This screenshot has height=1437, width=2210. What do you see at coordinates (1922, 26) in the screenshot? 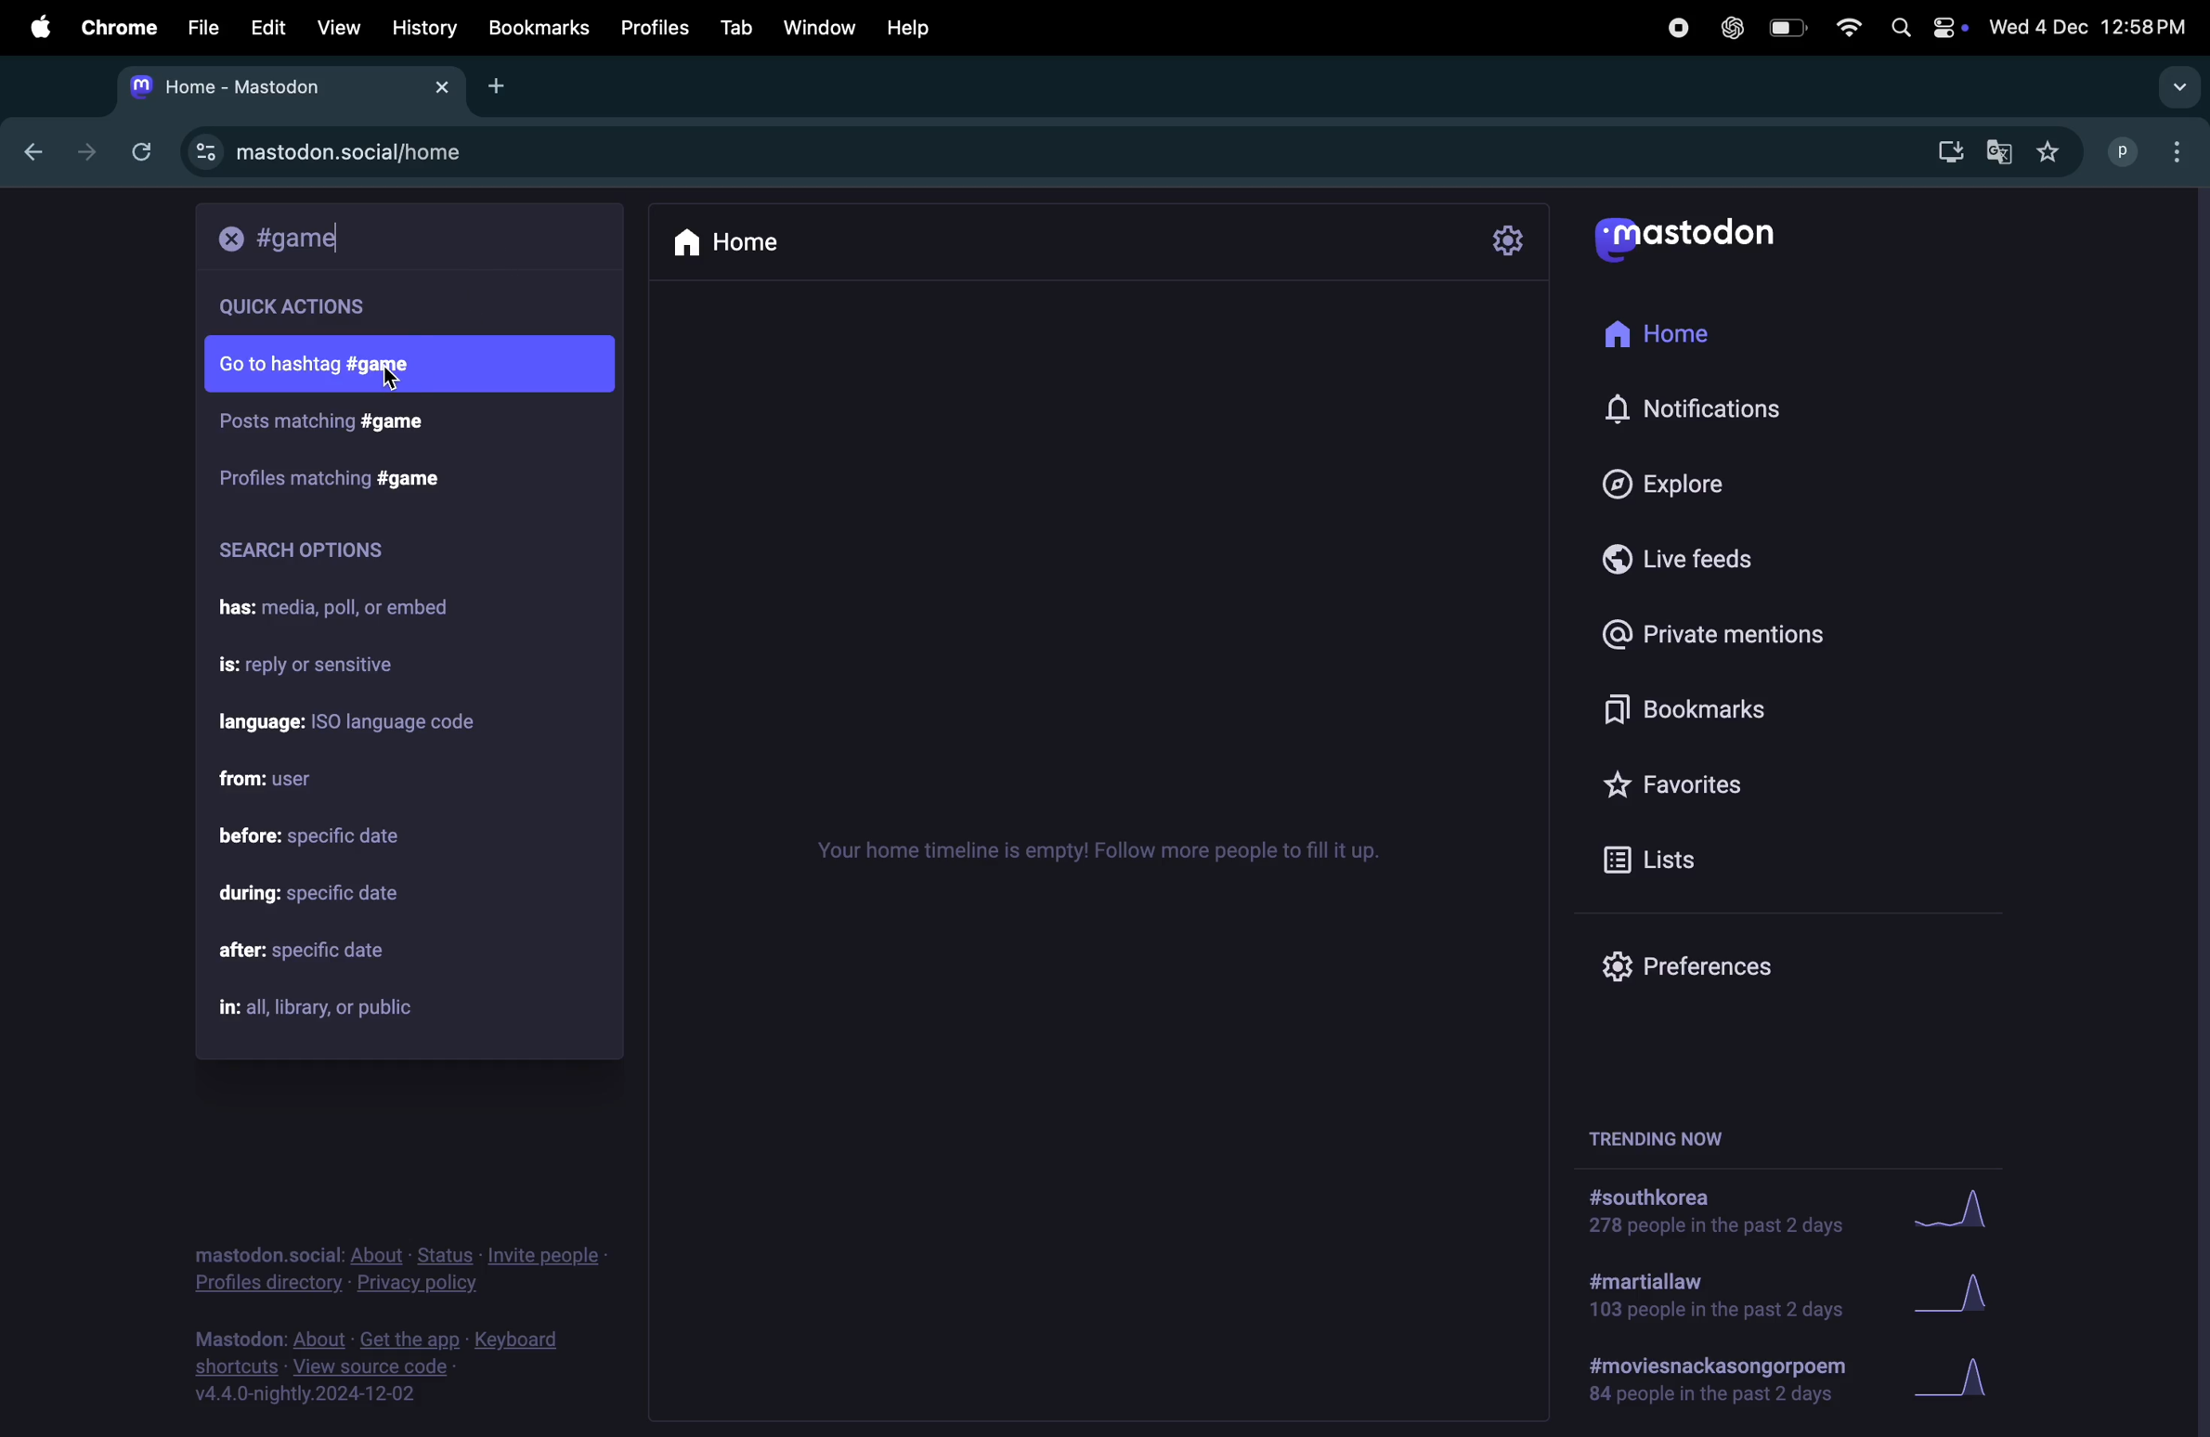
I see `apple widgets` at bounding box center [1922, 26].